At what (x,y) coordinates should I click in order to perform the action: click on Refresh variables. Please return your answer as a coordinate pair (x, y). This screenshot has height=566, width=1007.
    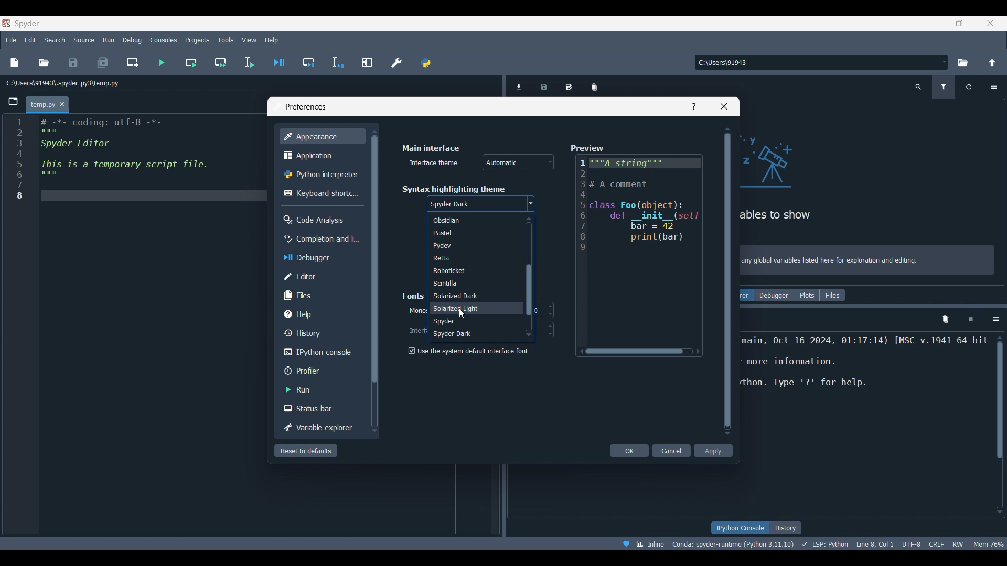
    Looking at the image, I should click on (969, 87).